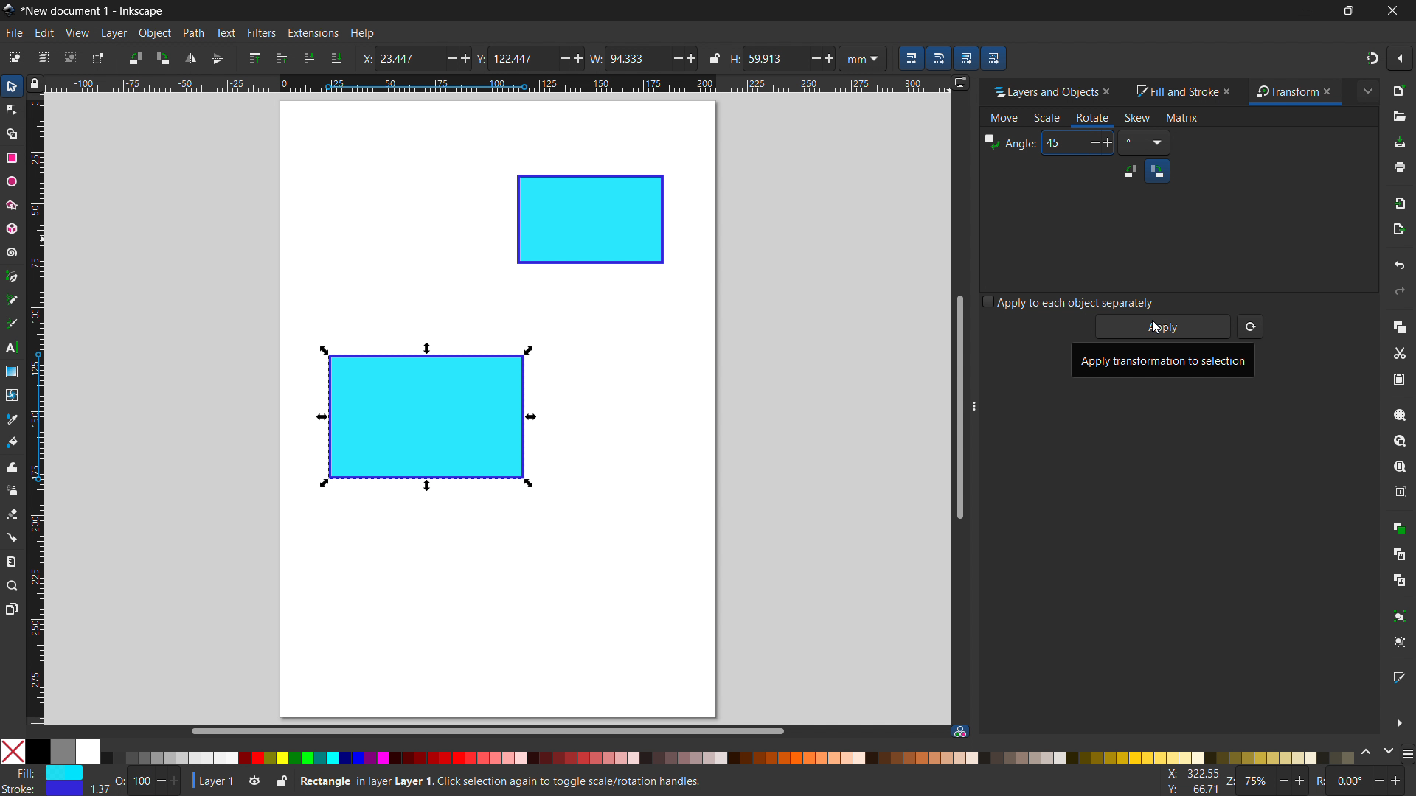 This screenshot has height=796, width=1416. Describe the element at coordinates (1367, 91) in the screenshot. I see `extended menu` at that location.